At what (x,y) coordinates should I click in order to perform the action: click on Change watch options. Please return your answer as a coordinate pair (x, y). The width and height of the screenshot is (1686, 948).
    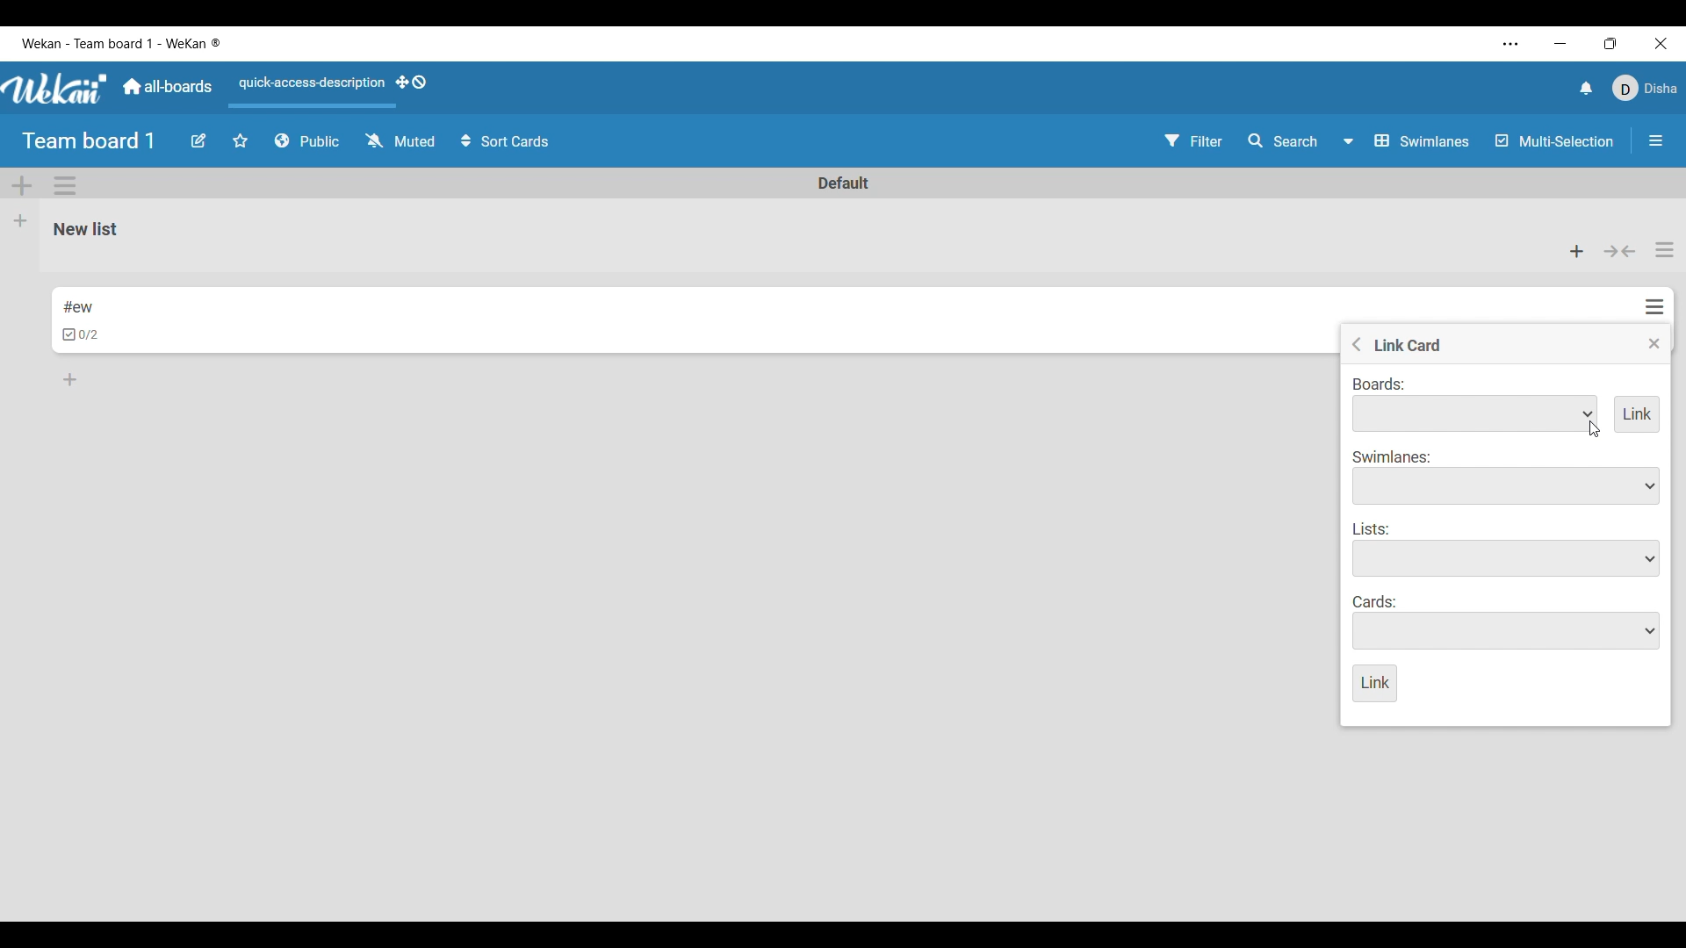
    Looking at the image, I should click on (400, 140).